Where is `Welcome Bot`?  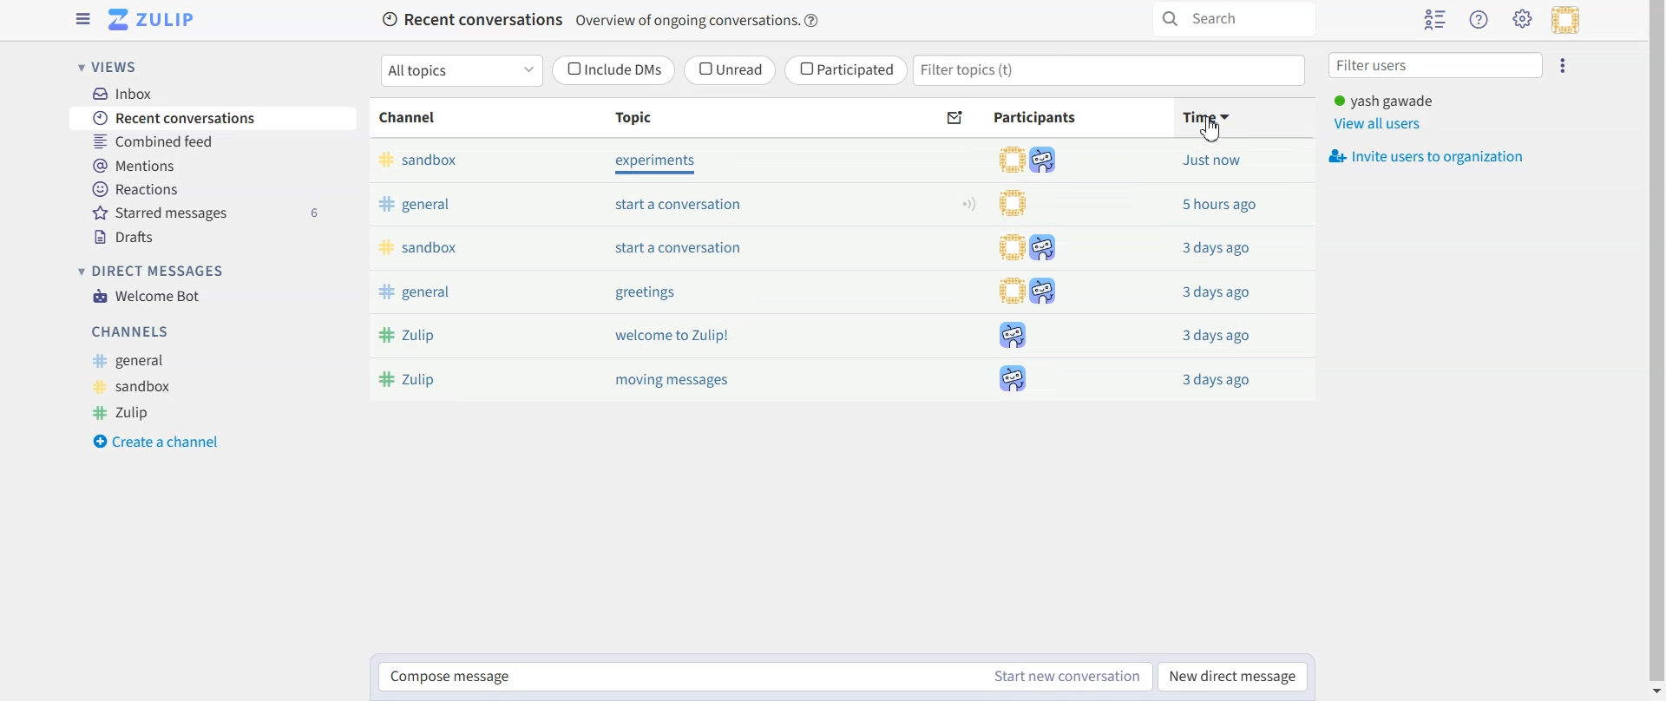 Welcome Bot is located at coordinates (148, 296).